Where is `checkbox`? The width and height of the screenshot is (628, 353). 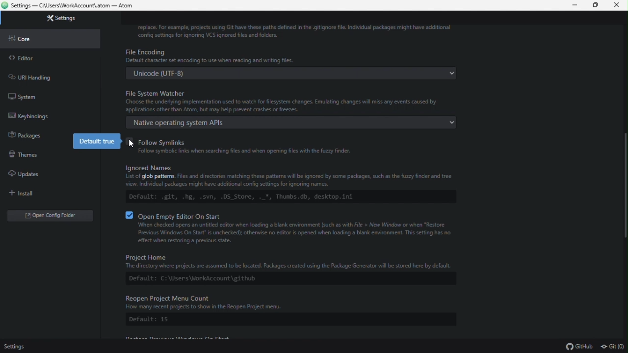
checkbox is located at coordinates (130, 215).